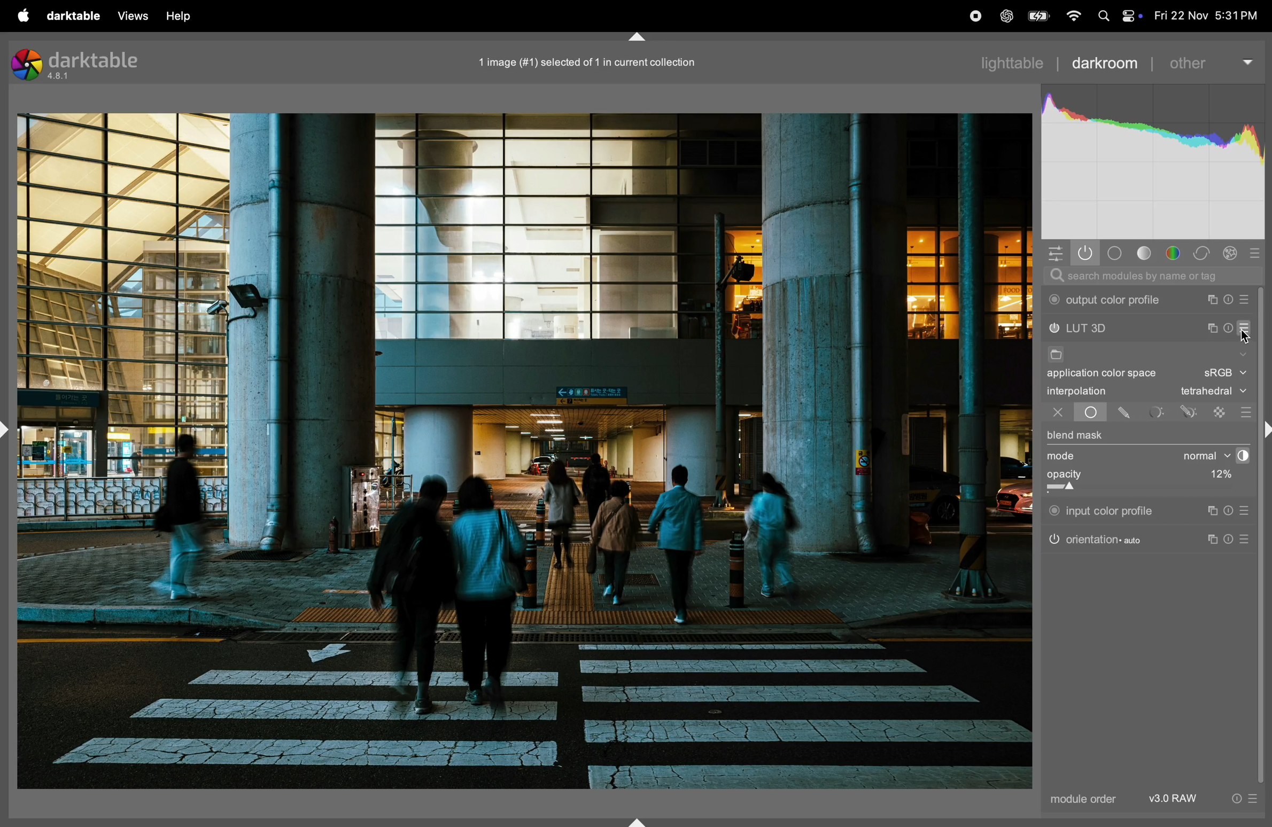 This screenshot has height=827, width=1272. Describe the element at coordinates (1245, 412) in the screenshot. I see `presets` at that location.